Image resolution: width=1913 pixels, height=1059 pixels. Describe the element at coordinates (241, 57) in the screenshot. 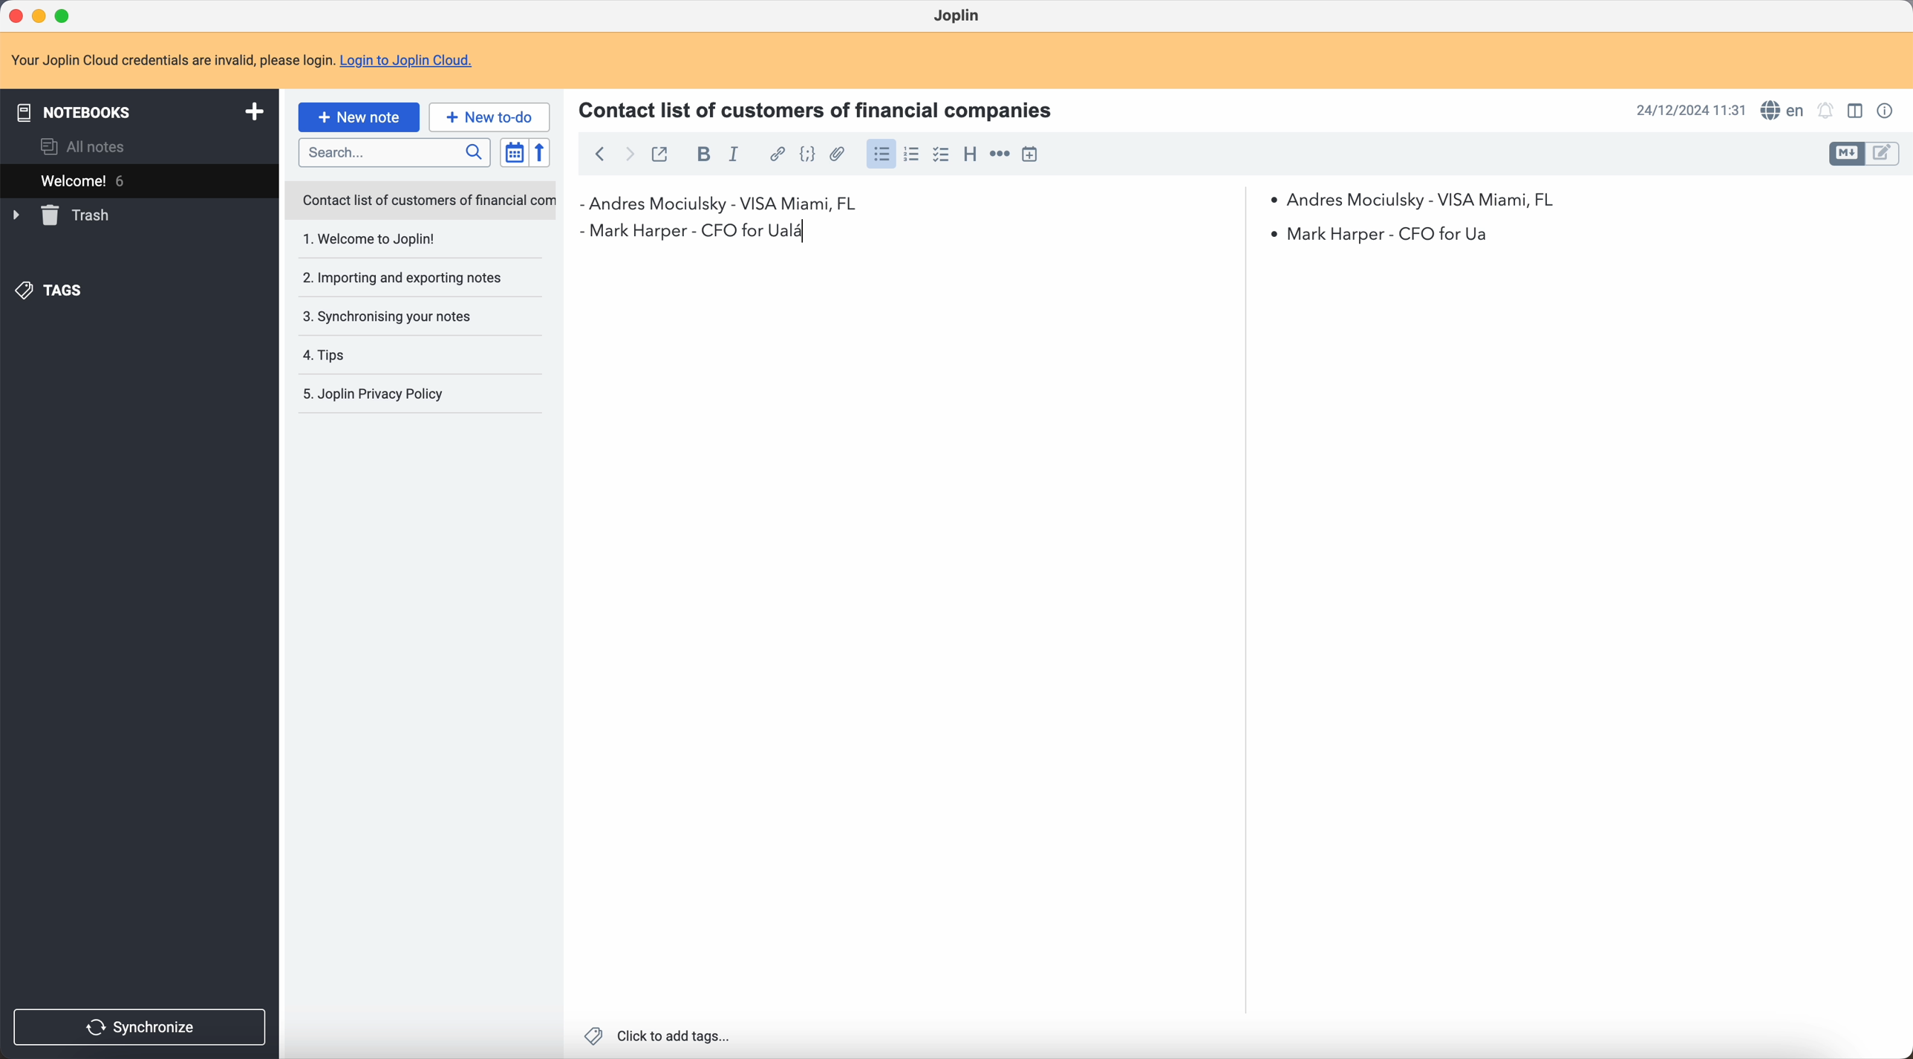

I see `note` at that location.